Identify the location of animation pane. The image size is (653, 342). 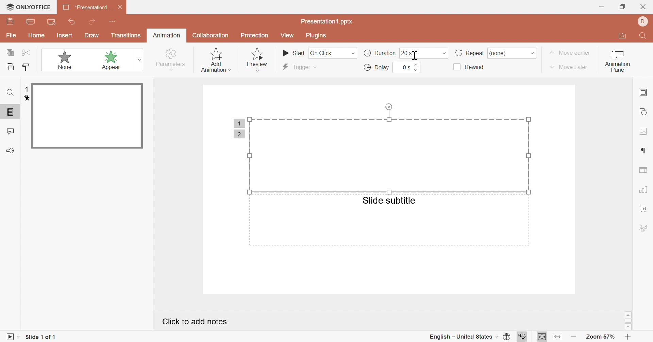
(618, 61).